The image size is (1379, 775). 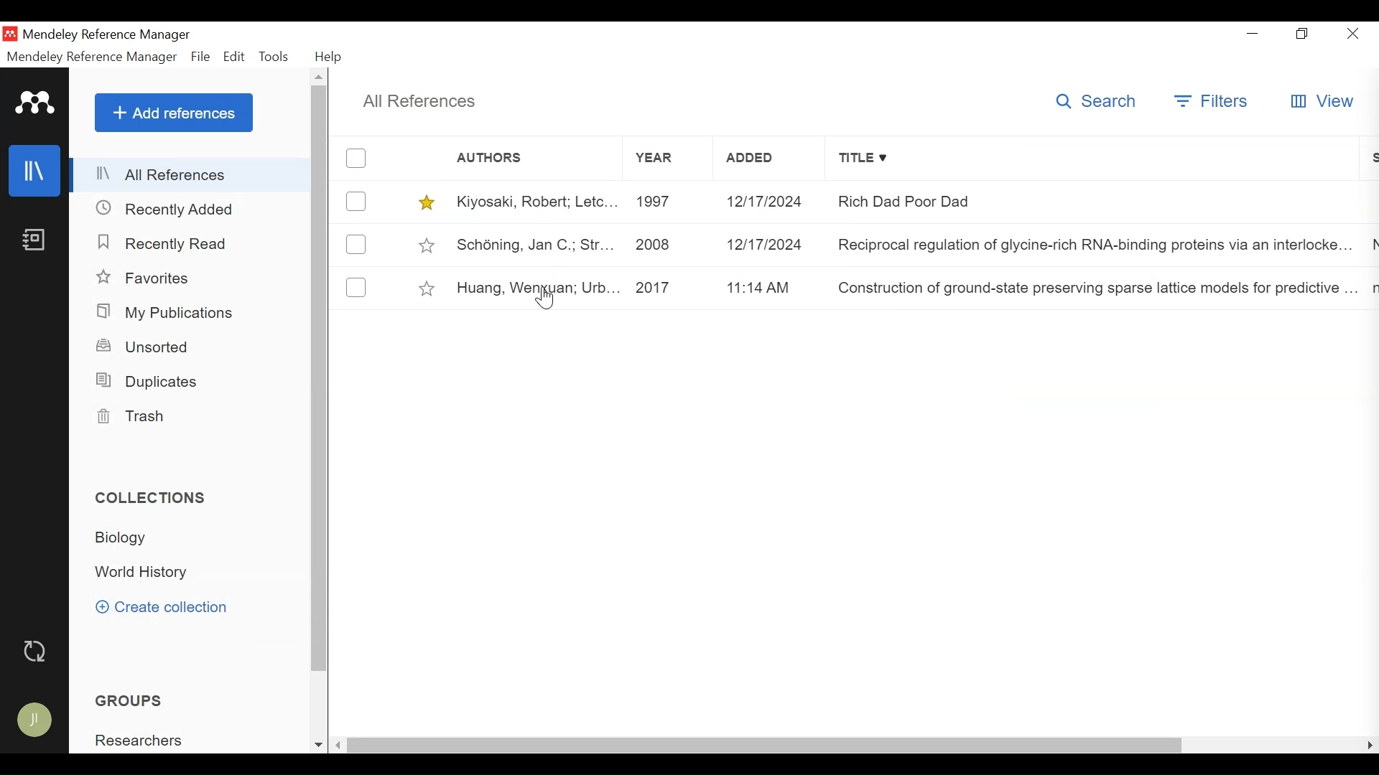 What do you see at coordinates (664, 245) in the screenshot?
I see `2008` at bounding box center [664, 245].